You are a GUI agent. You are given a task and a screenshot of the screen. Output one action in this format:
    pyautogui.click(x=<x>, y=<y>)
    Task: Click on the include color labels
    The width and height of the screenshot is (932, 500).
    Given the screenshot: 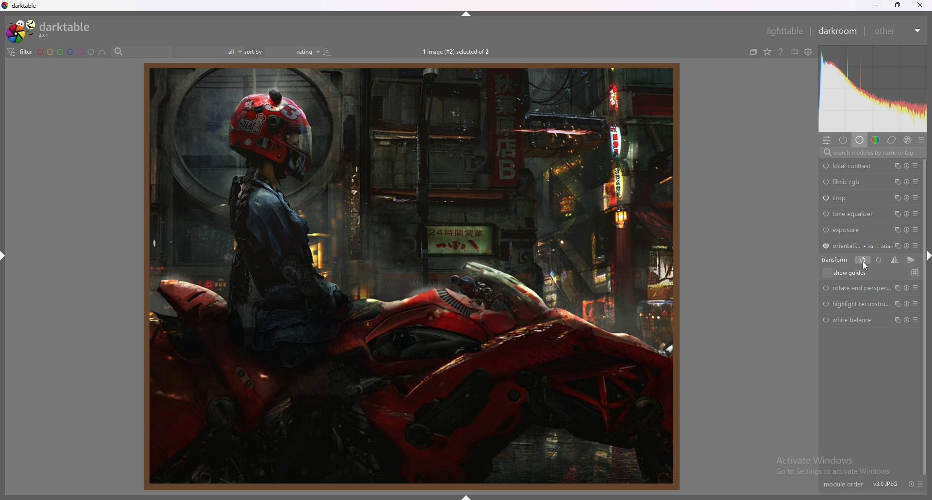 What is the action you would take?
    pyautogui.click(x=102, y=52)
    